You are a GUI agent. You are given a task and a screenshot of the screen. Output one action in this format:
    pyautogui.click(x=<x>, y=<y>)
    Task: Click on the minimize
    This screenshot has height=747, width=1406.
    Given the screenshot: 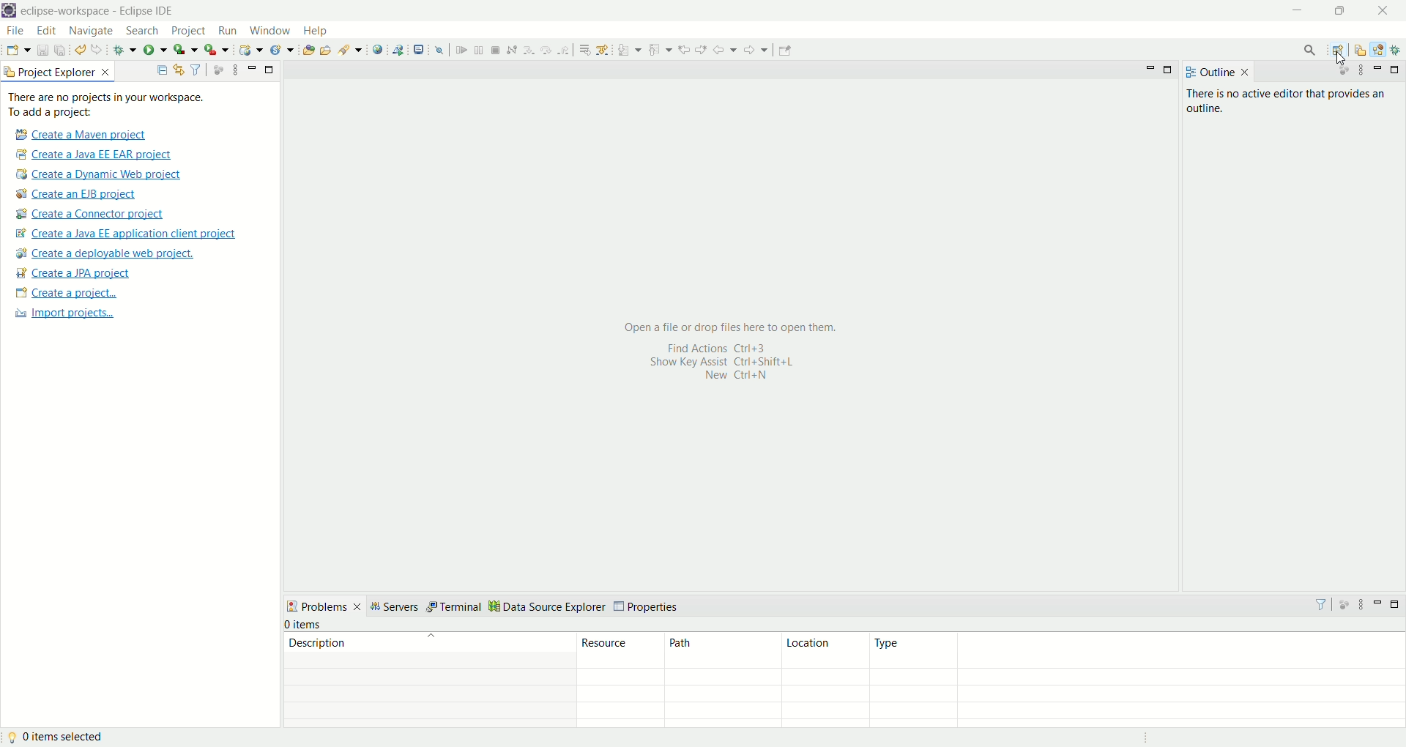 What is the action you would take?
    pyautogui.click(x=250, y=66)
    